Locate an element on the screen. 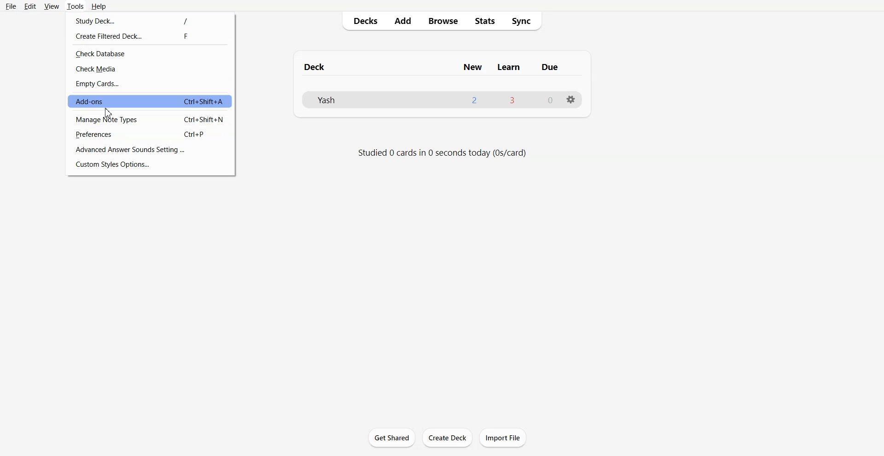 Image resolution: width=884 pixels, height=456 pixels. Create Filtered Deck is located at coordinates (151, 35).